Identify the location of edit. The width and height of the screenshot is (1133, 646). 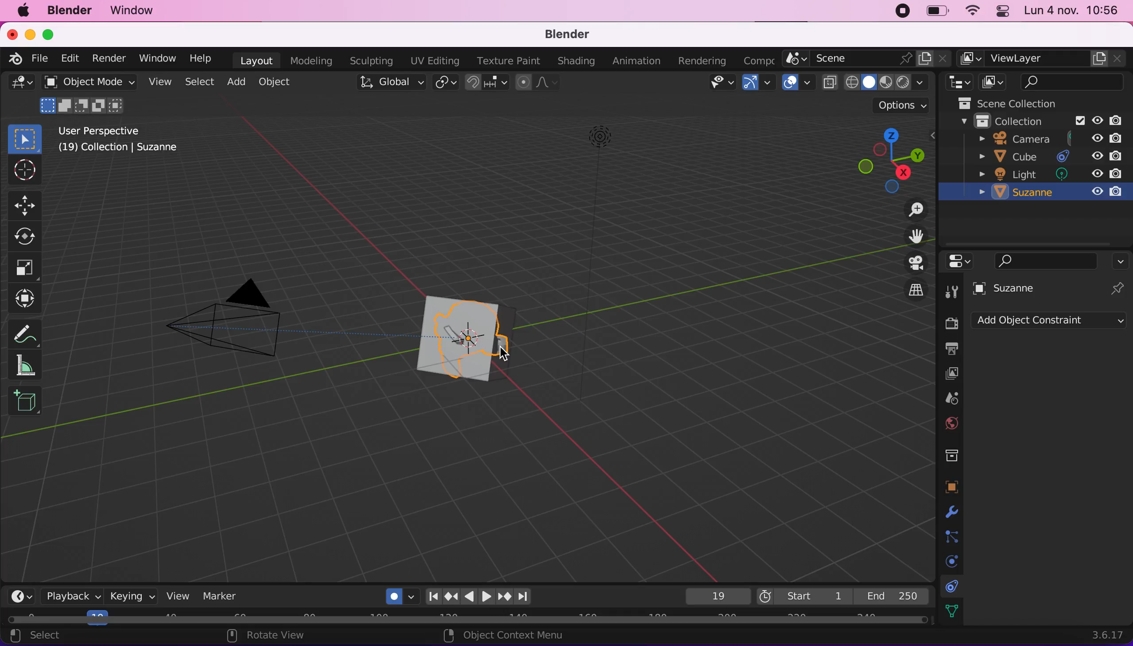
(70, 58).